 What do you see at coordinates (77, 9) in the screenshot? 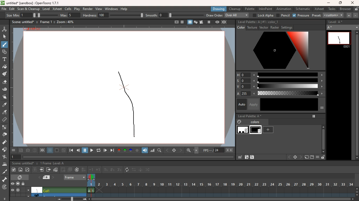
I see `play` at bounding box center [77, 9].